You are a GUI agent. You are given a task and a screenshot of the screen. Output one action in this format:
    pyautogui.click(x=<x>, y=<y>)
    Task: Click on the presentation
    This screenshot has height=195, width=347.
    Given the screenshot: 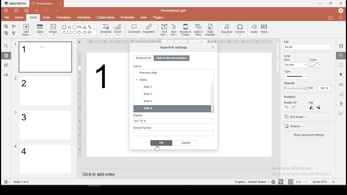 What is the action you would take?
    pyautogui.click(x=46, y=4)
    